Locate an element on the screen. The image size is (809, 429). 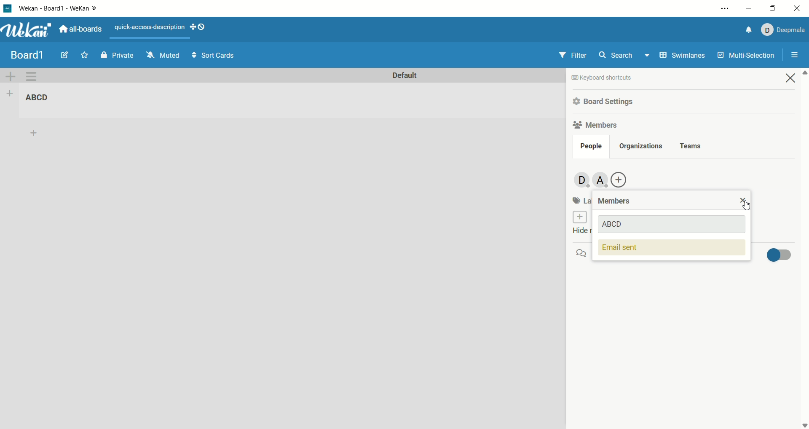
private is located at coordinates (118, 56).